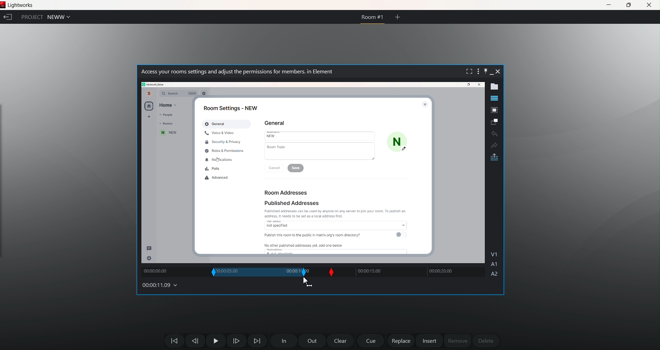 Image resolution: width=660 pixels, height=350 pixels. What do you see at coordinates (171, 339) in the screenshot?
I see `move backwards` at bounding box center [171, 339].